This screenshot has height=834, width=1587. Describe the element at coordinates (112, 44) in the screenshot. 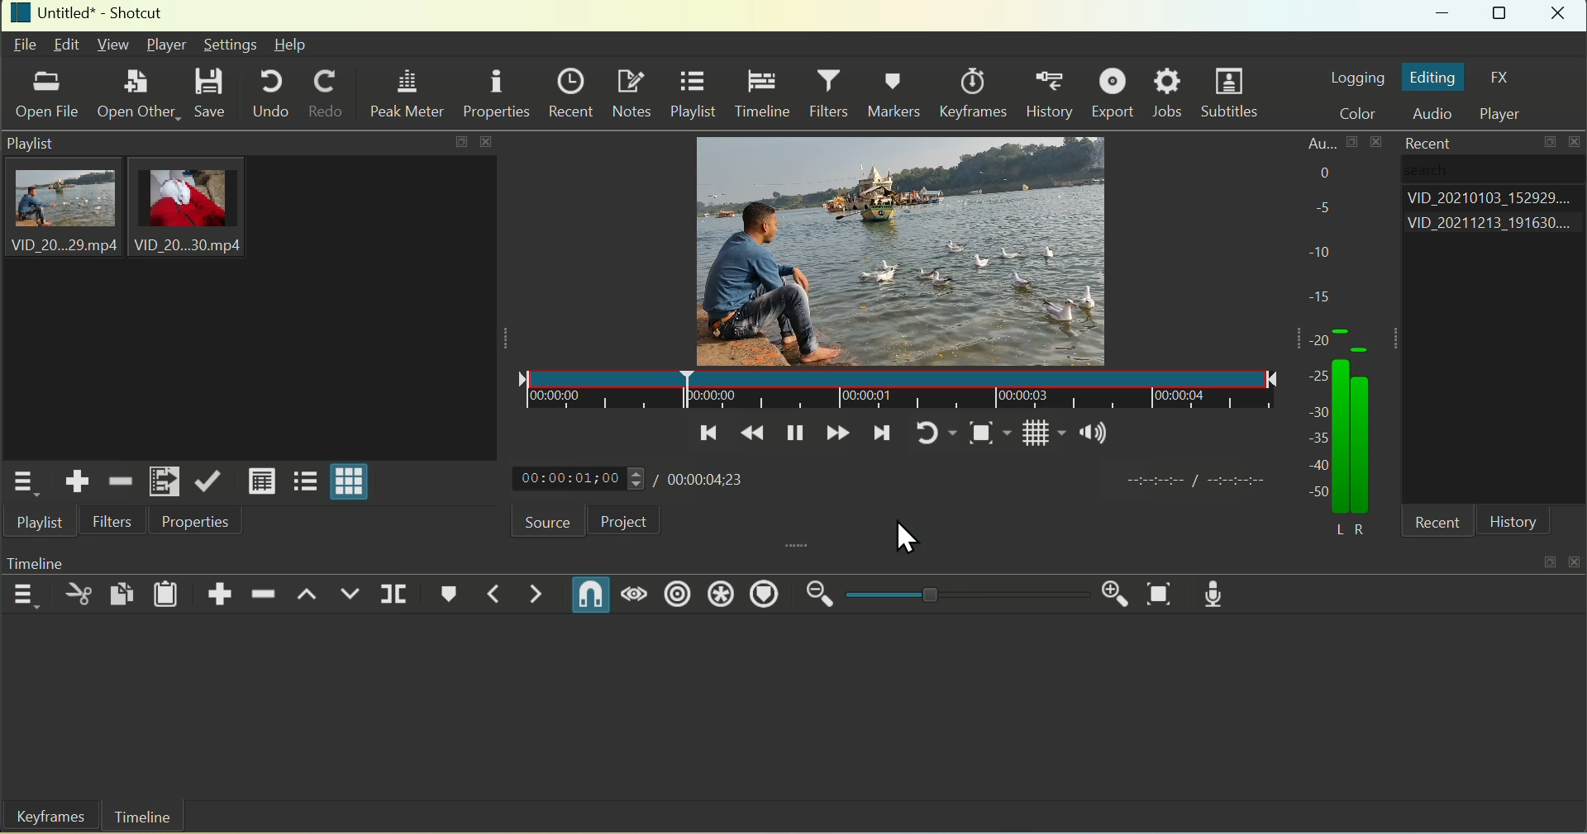

I see `View` at that location.